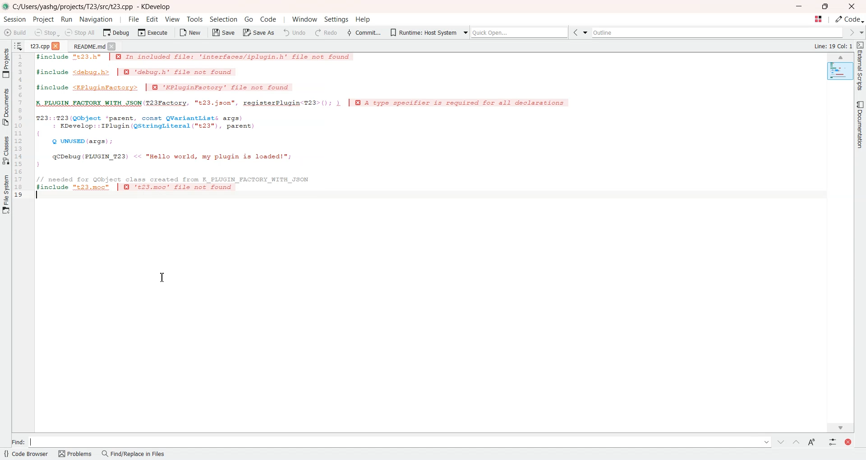  Describe the element at coordinates (295, 32) in the screenshot. I see `Undo` at that location.